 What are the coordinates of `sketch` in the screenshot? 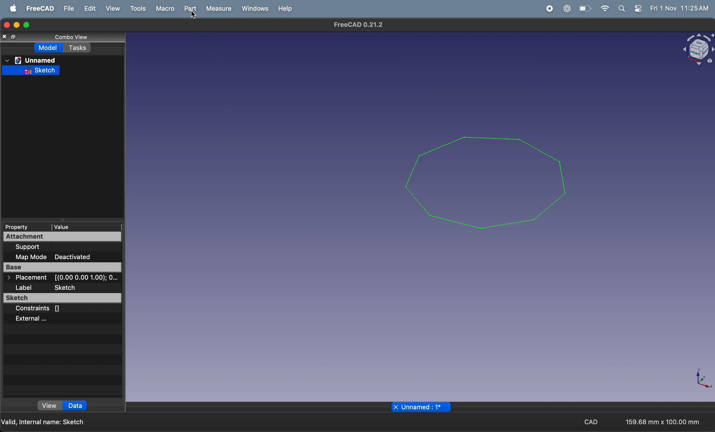 It's located at (63, 298).